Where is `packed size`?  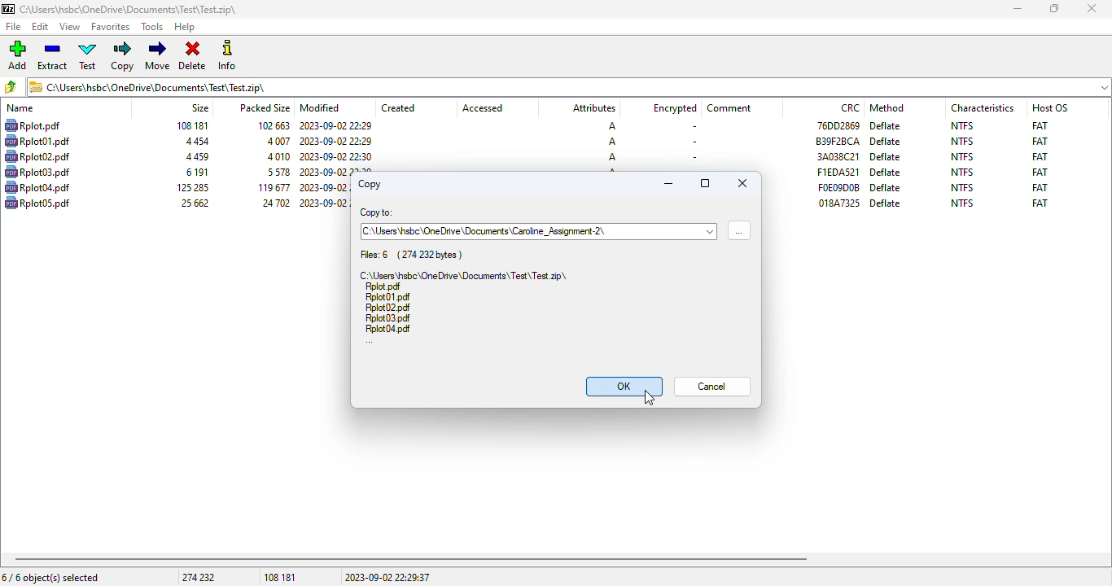 packed size is located at coordinates (277, 156).